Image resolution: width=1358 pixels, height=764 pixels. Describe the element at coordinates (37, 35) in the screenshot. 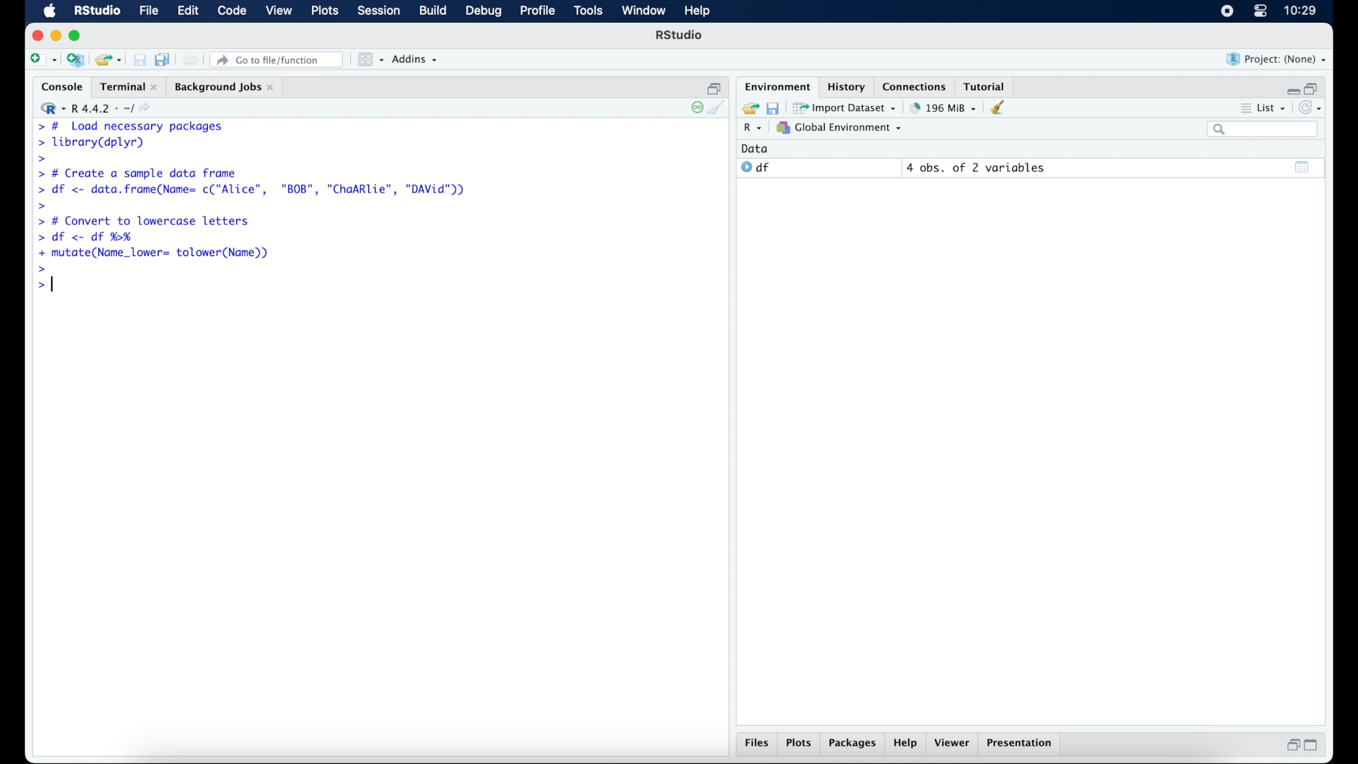

I see `close` at that location.